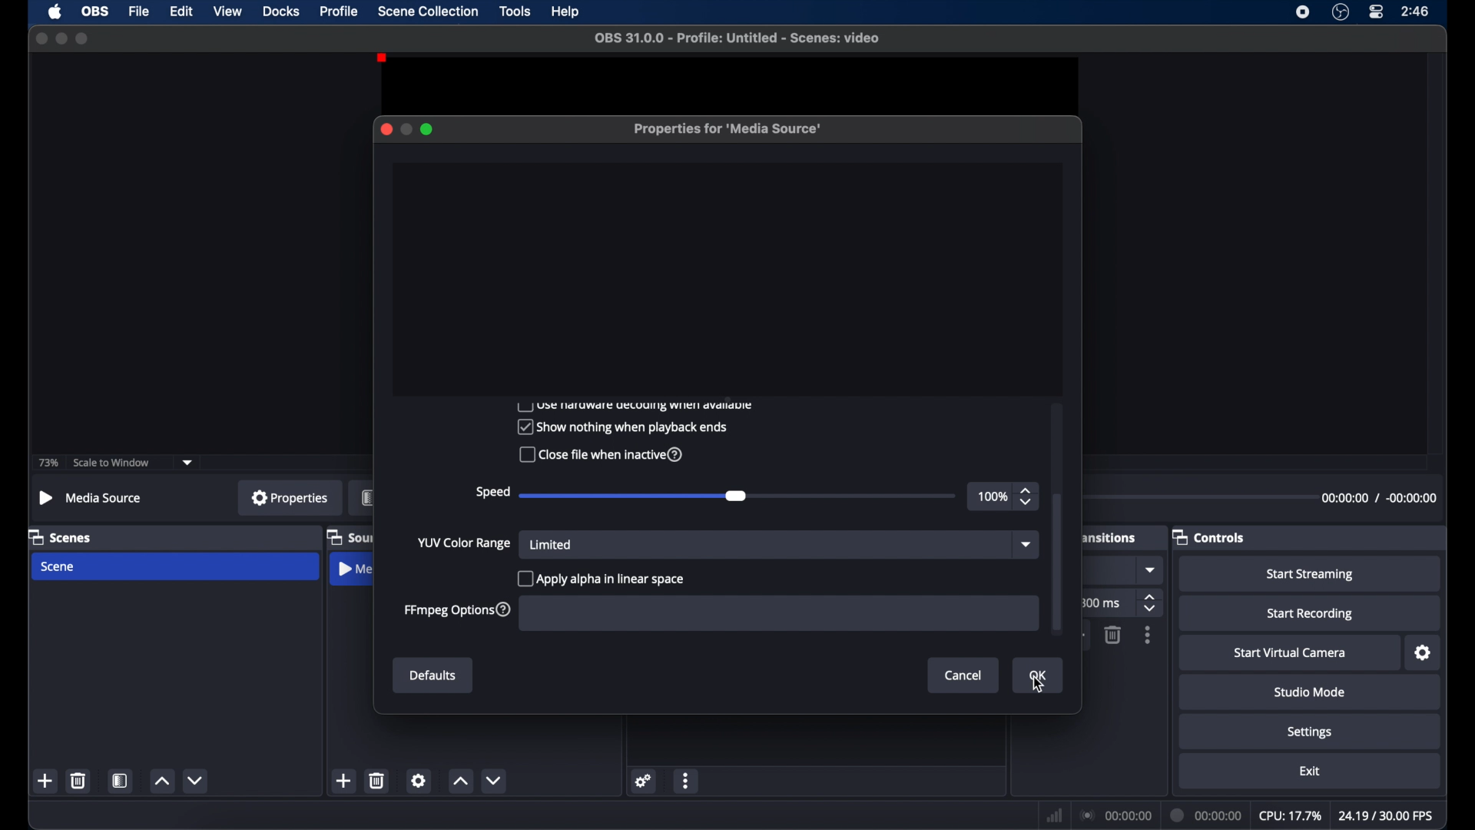  I want to click on ok, so click(1040, 676).